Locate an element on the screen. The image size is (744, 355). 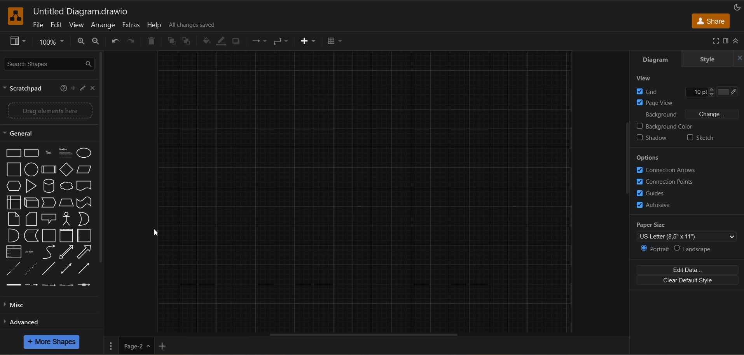
connection is located at coordinates (258, 41).